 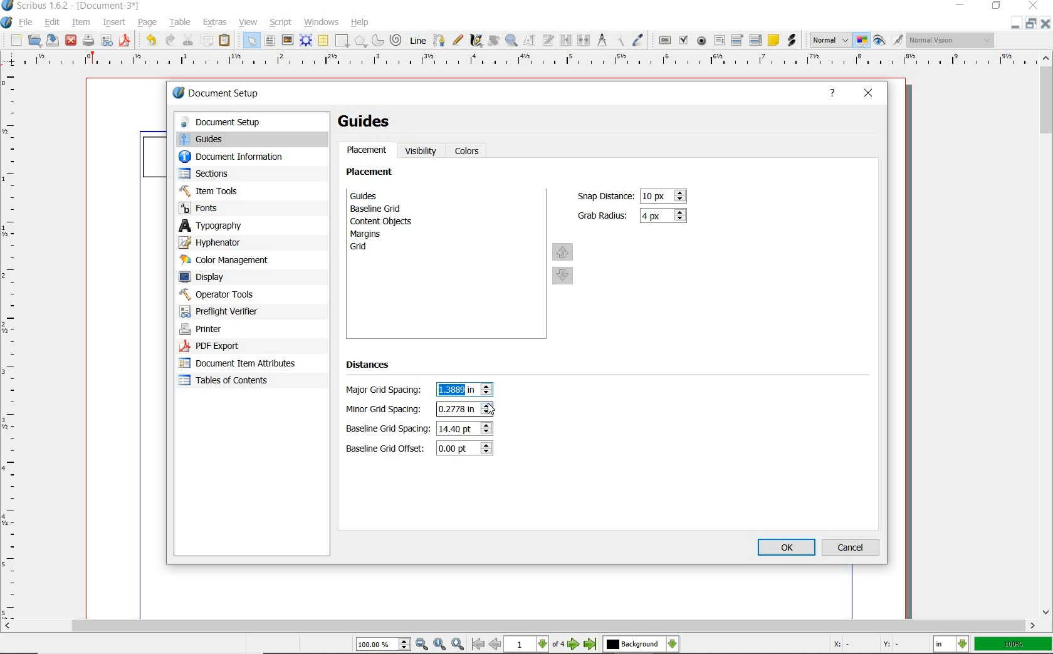 What do you see at coordinates (244, 278) in the screenshot?
I see `display` at bounding box center [244, 278].